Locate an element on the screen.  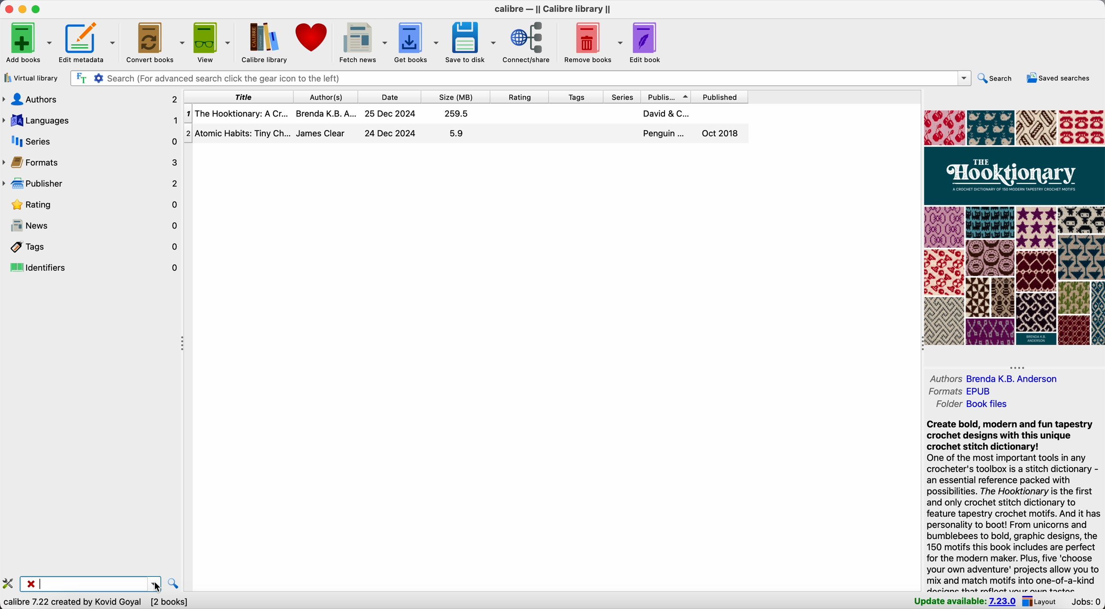
find is located at coordinates (173, 584).